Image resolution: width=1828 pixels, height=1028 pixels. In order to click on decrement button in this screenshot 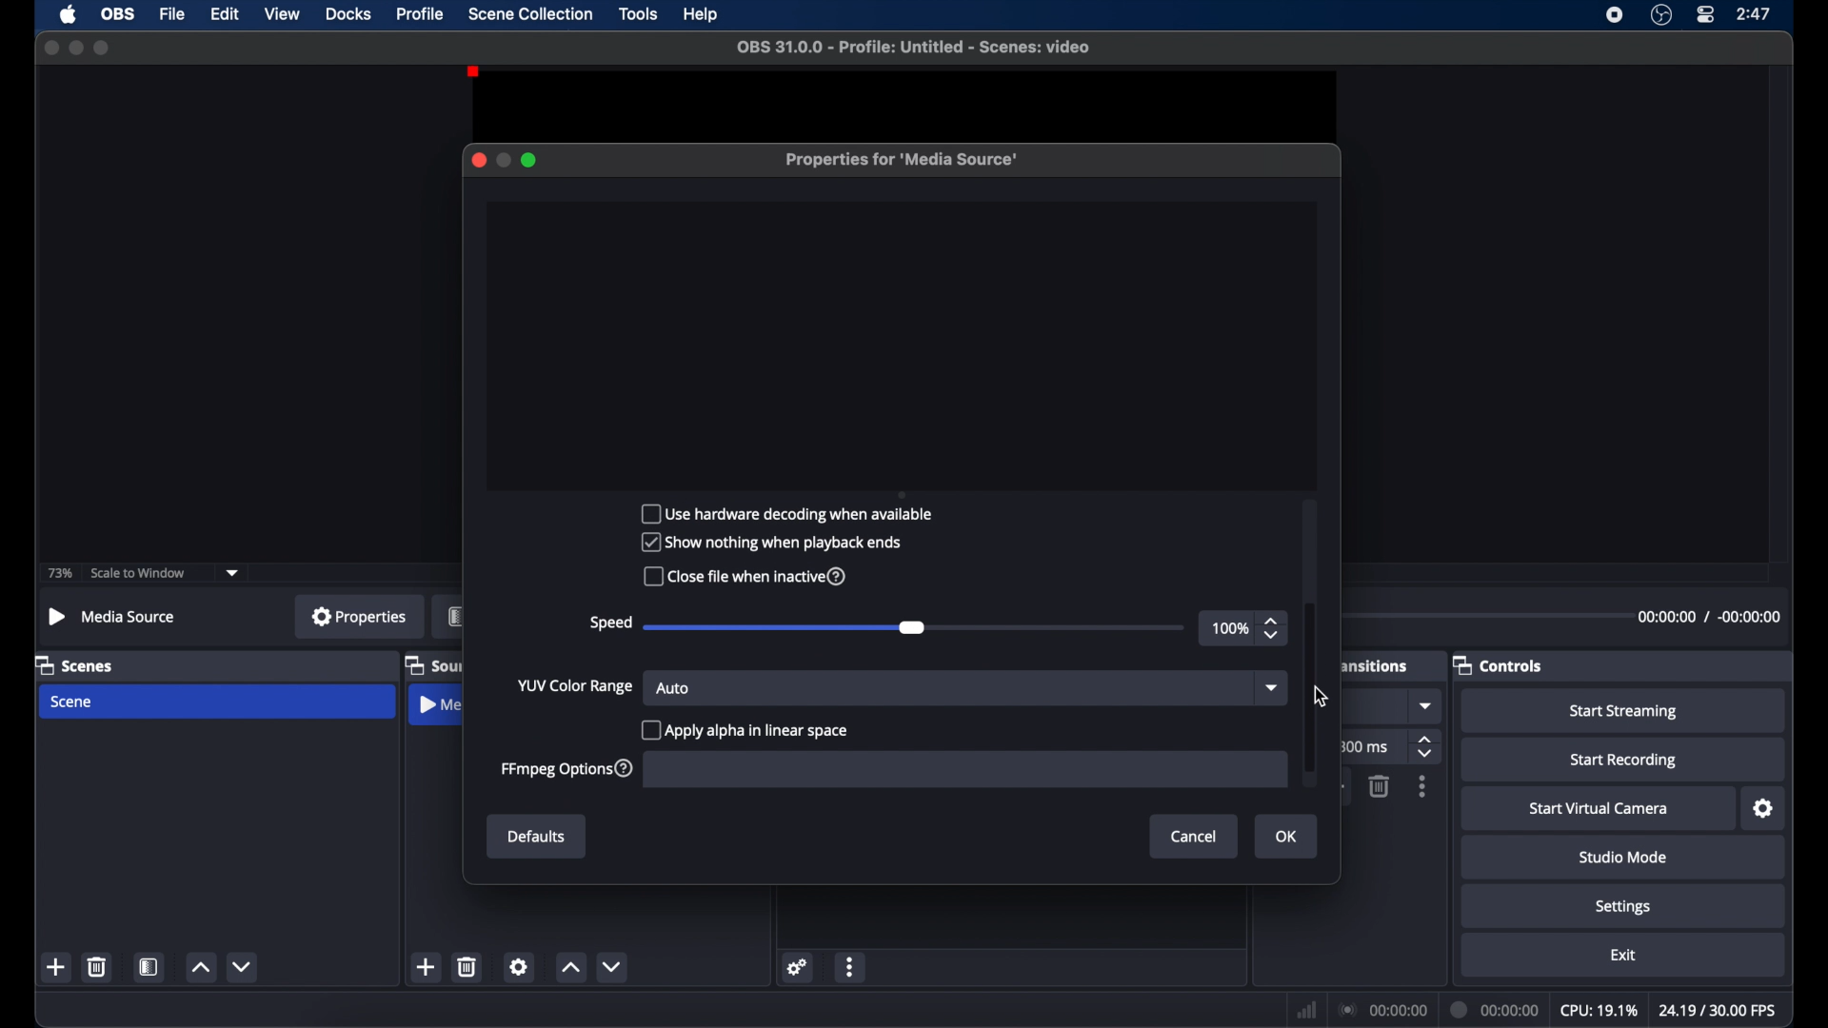, I will do `click(244, 965)`.